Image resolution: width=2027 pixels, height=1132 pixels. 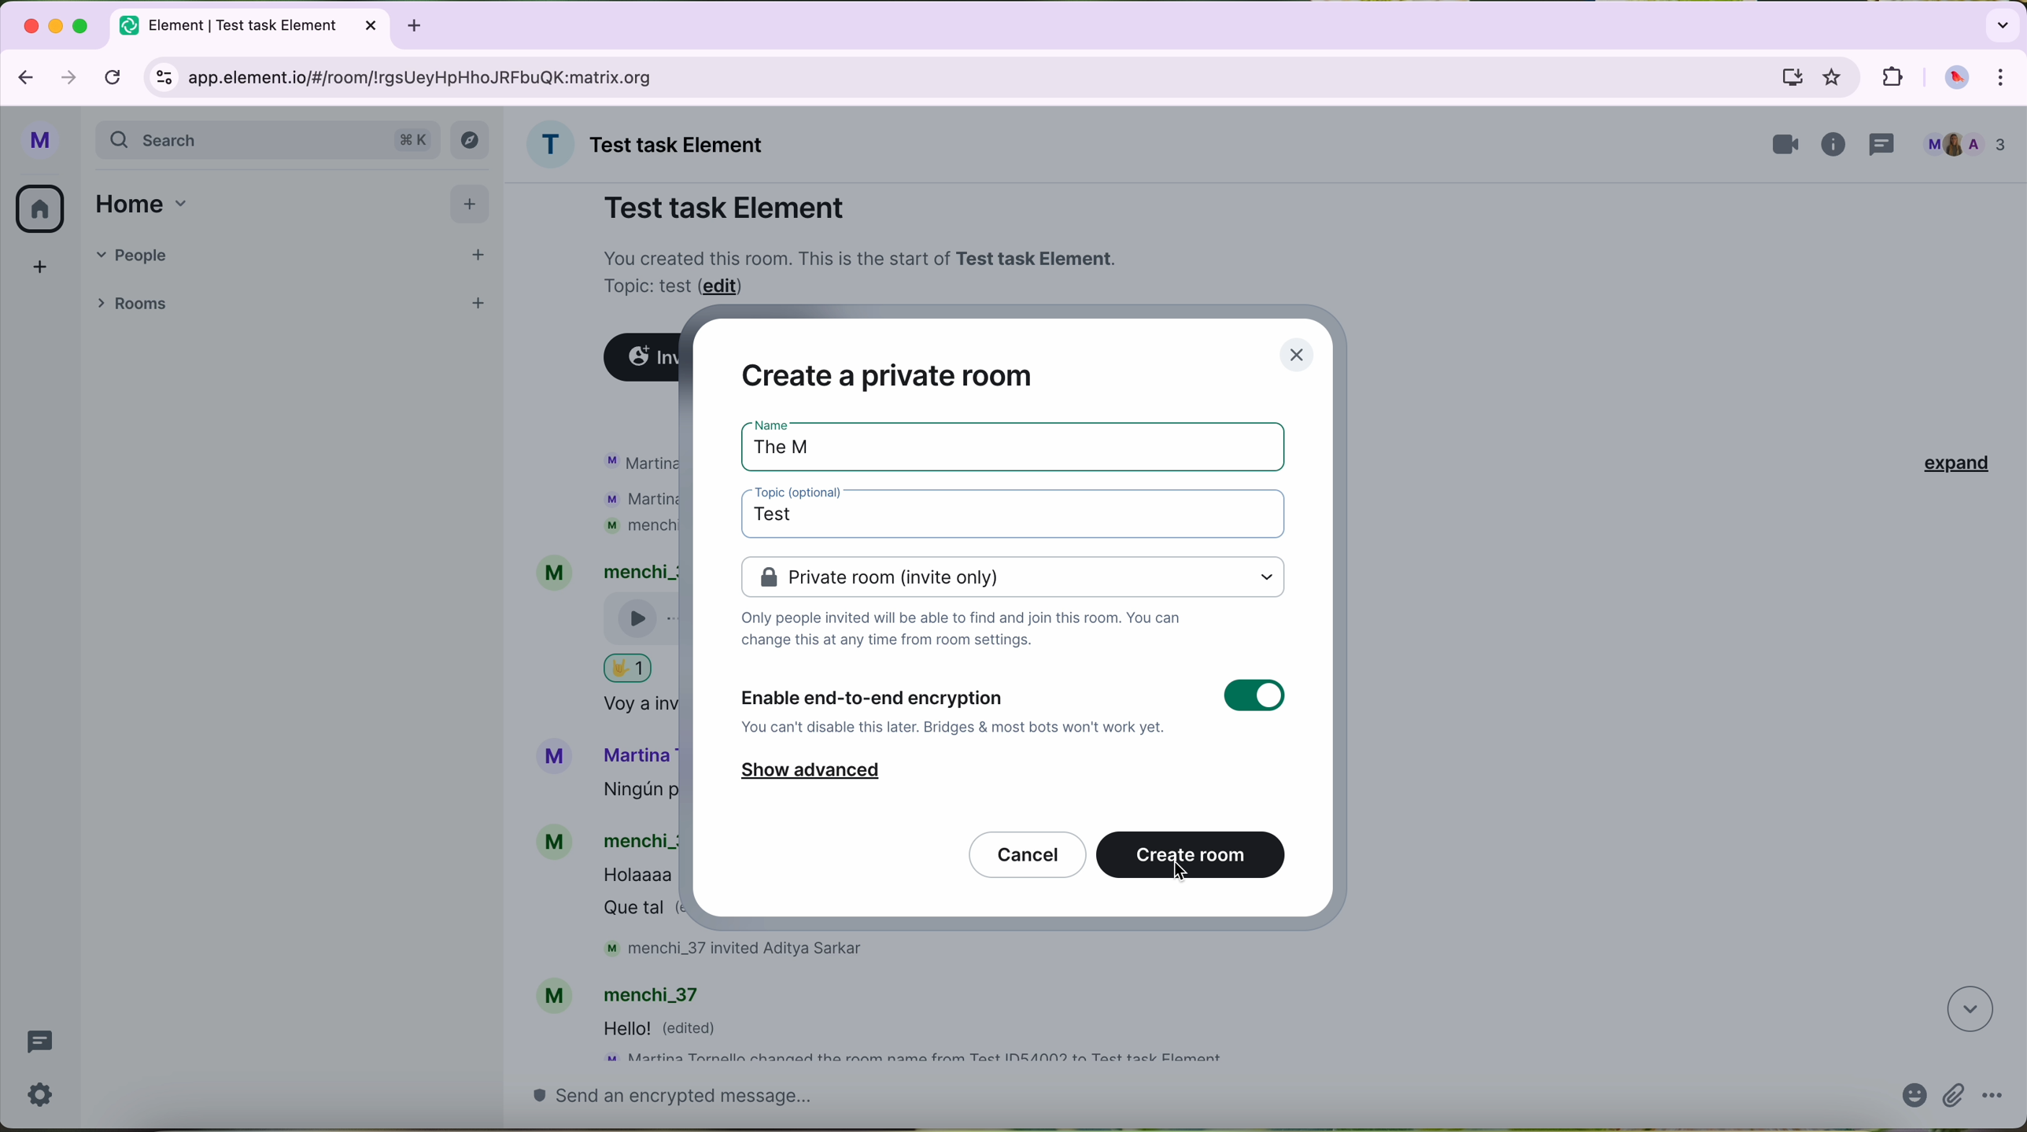 I want to click on send a message, so click(x=1187, y=1102).